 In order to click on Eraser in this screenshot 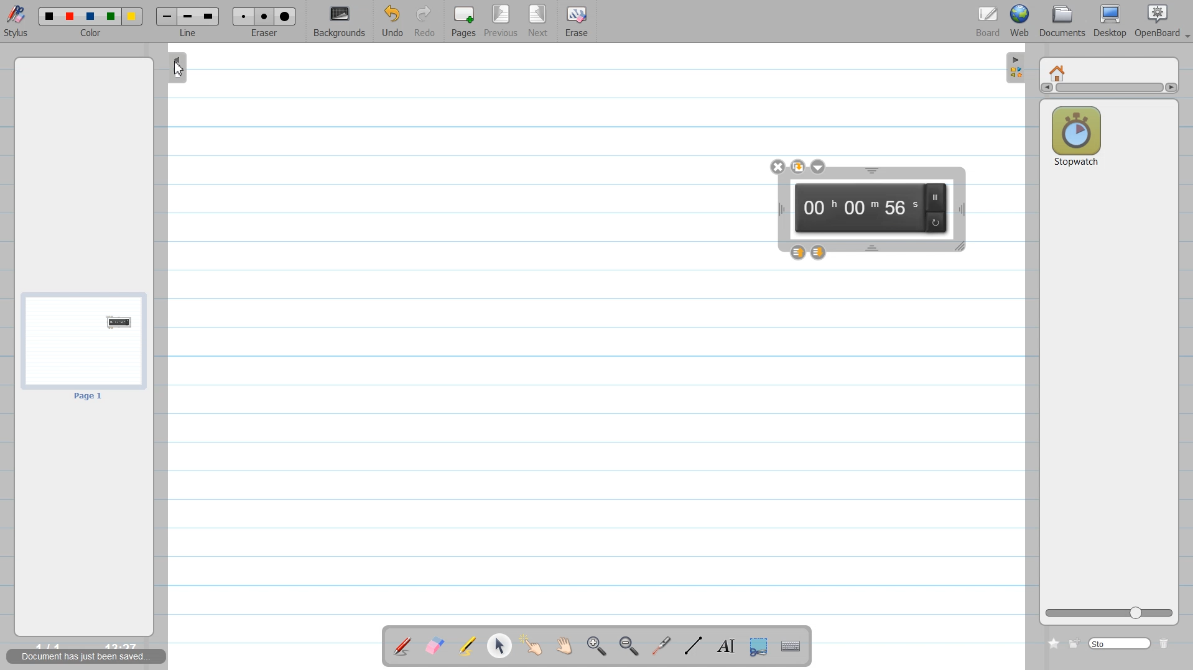, I will do `click(265, 22)`.